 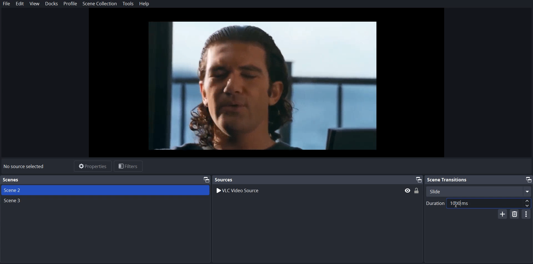 I want to click on Tools, so click(x=128, y=4).